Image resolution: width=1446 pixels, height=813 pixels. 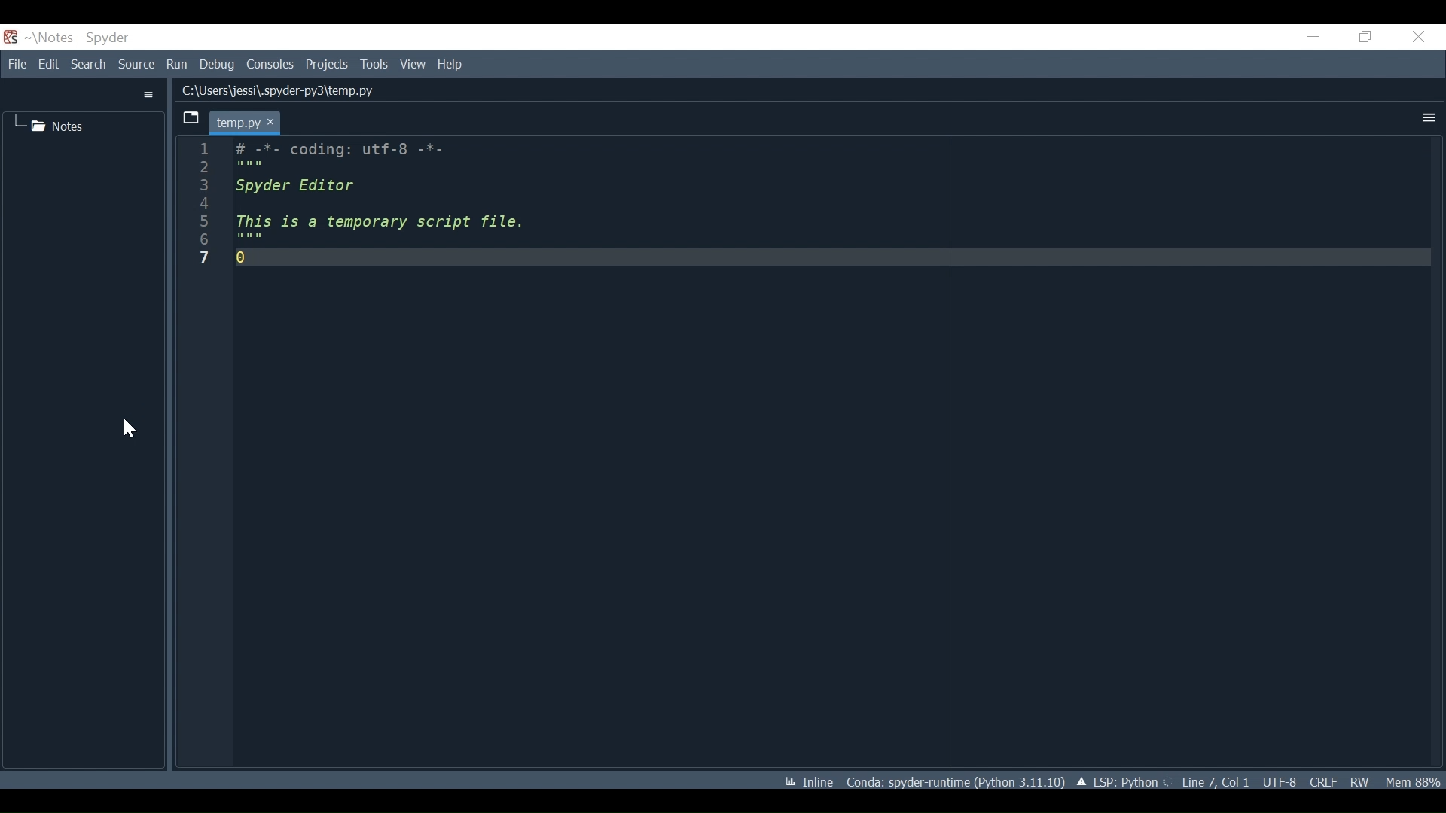 What do you see at coordinates (189, 119) in the screenshot?
I see `Browse tab` at bounding box center [189, 119].